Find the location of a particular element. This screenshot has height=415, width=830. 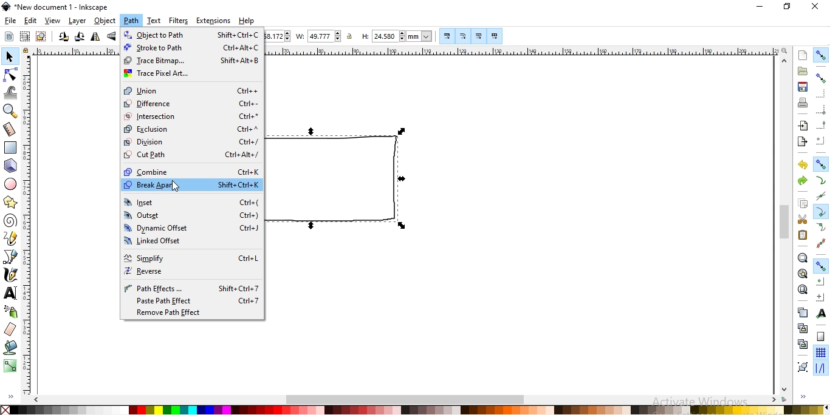

dynamic offset is located at coordinates (193, 229).